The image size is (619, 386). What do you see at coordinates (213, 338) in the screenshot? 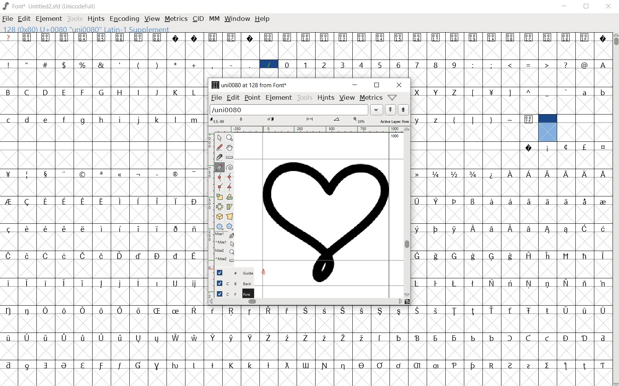
I see `glyph` at bounding box center [213, 338].